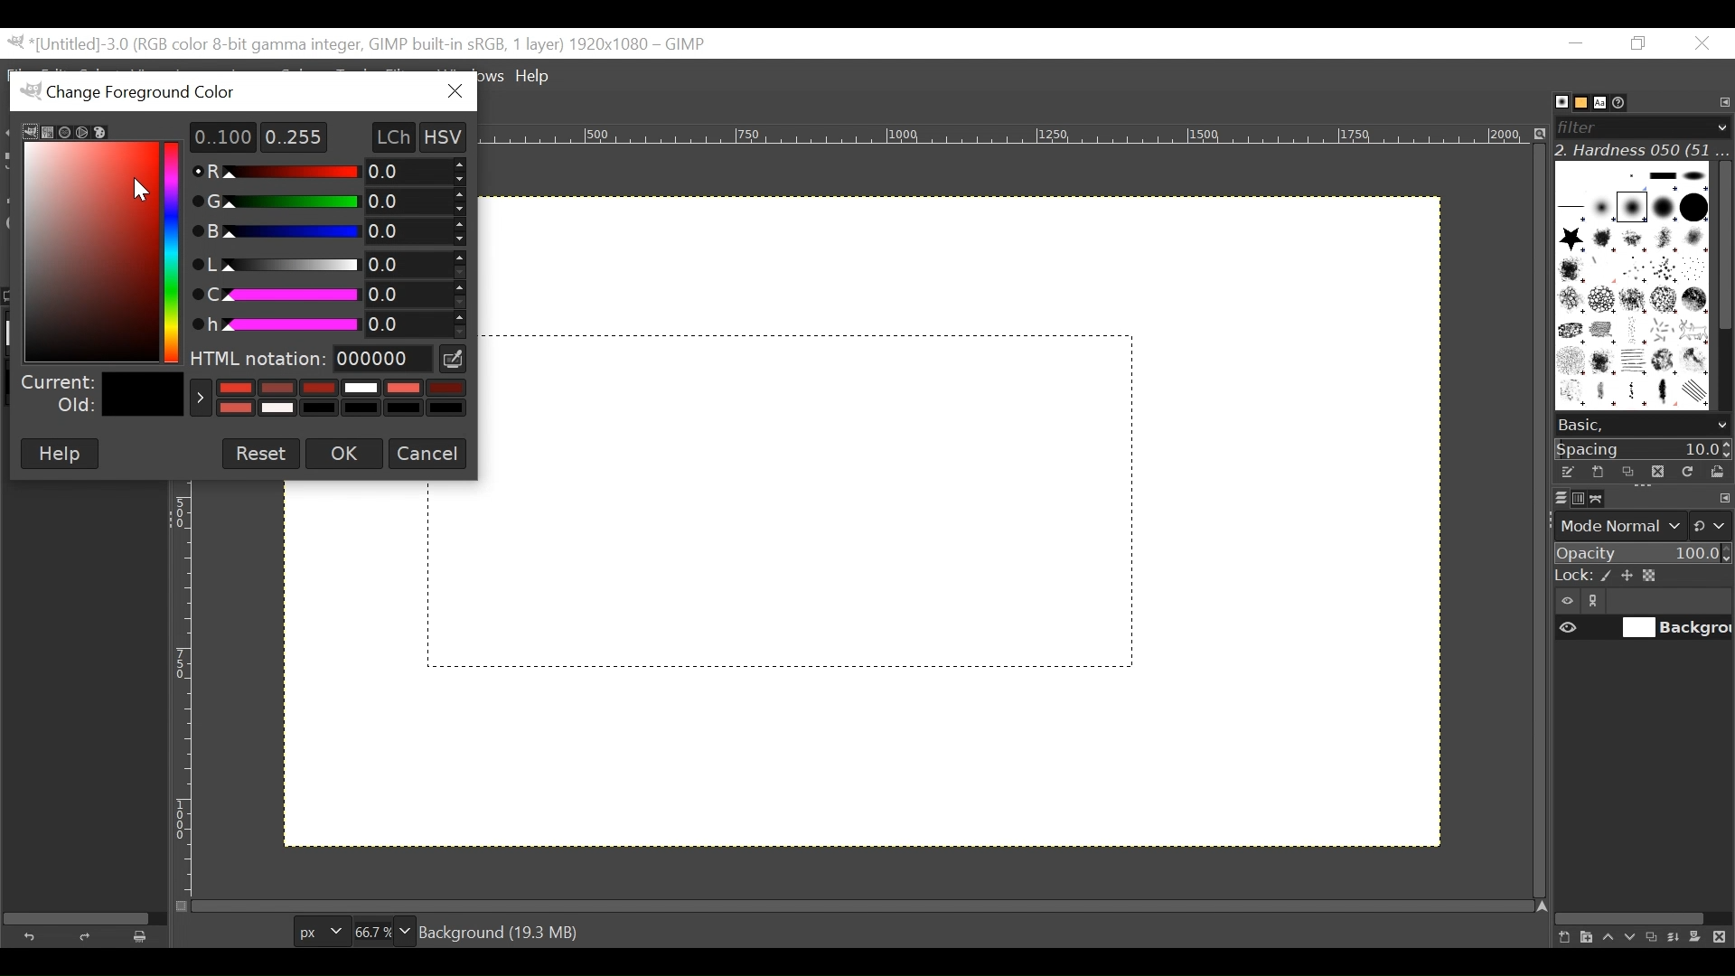 Image resolution: width=1735 pixels, height=976 pixels. I want to click on Clear button, so click(145, 936).